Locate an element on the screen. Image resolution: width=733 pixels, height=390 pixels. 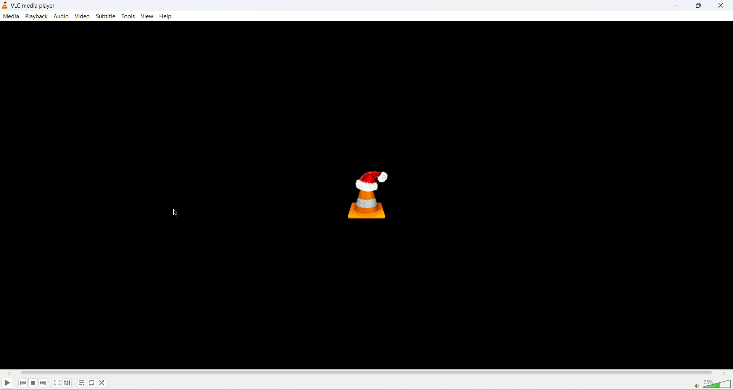
playback is located at coordinates (36, 16).